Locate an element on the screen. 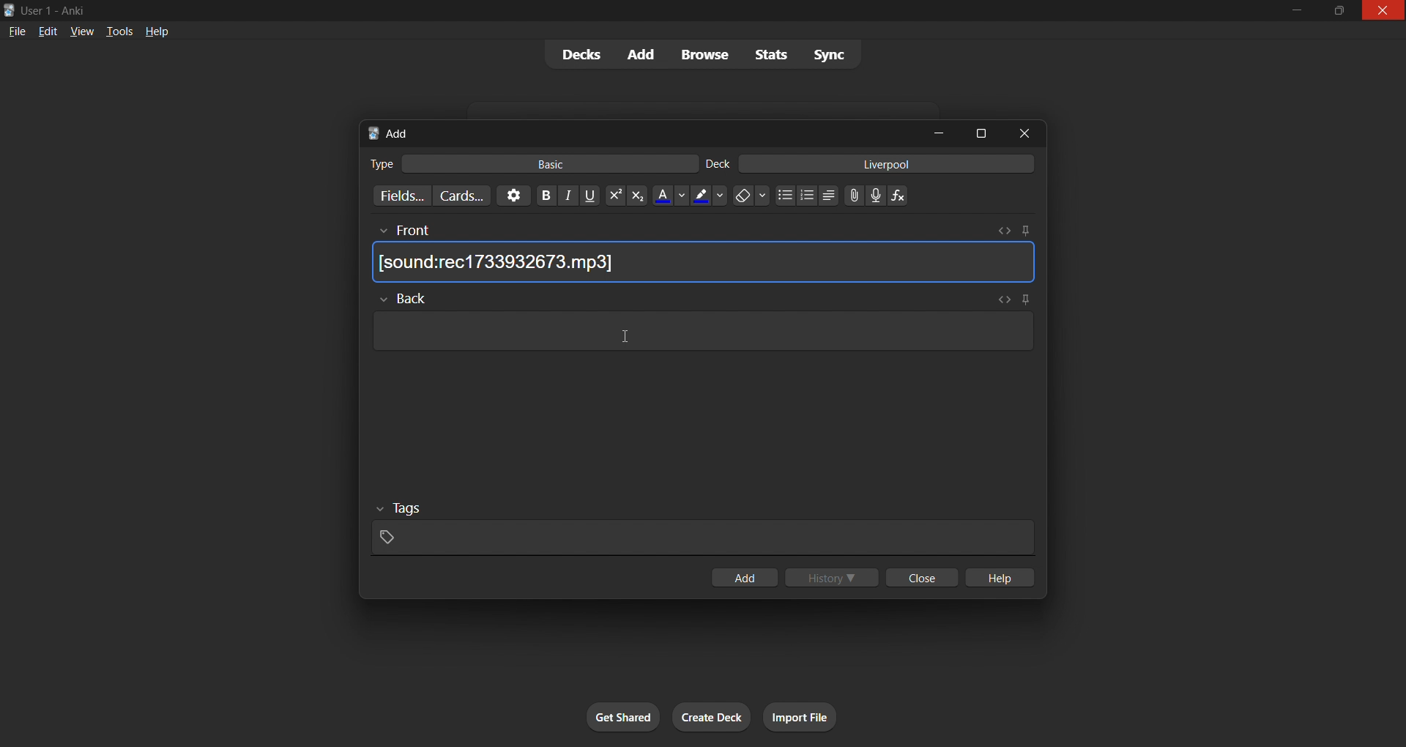  import file is located at coordinates (814, 715).